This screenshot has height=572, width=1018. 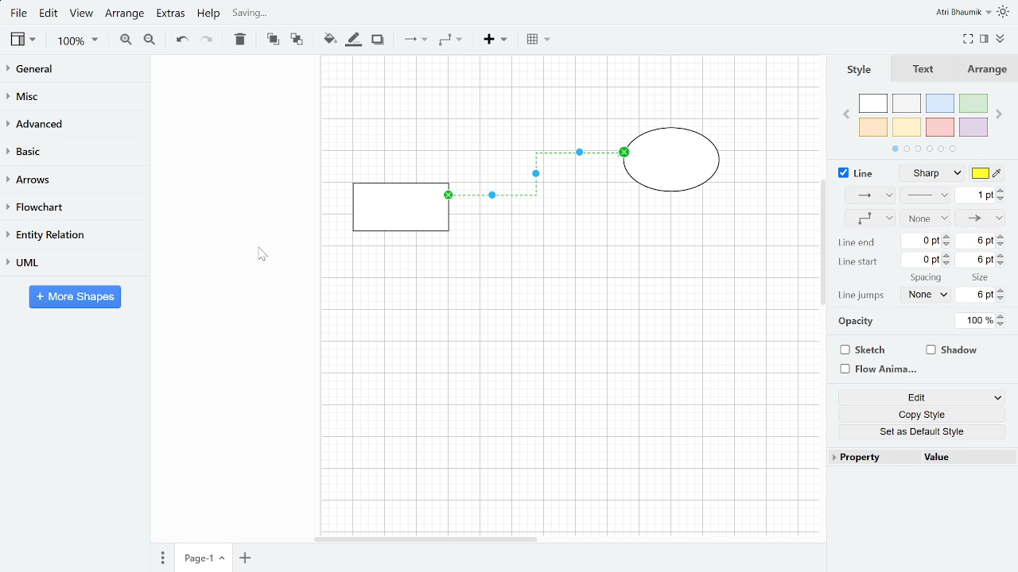 What do you see at coordinates (377, 40) in the screenshot?
I see `Shadow` at bounding box center [377, 40].